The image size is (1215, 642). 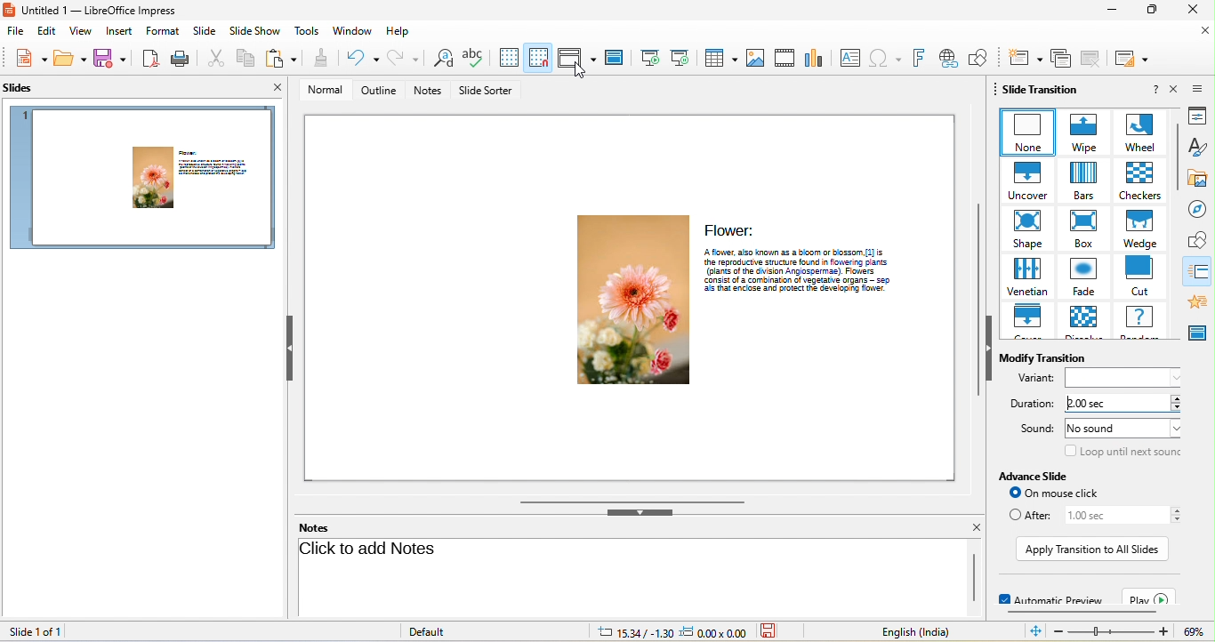 What do you see at coordinates (1140, 229) in the screenshot?
I see `wedge` at bounding box center [1140, 229].